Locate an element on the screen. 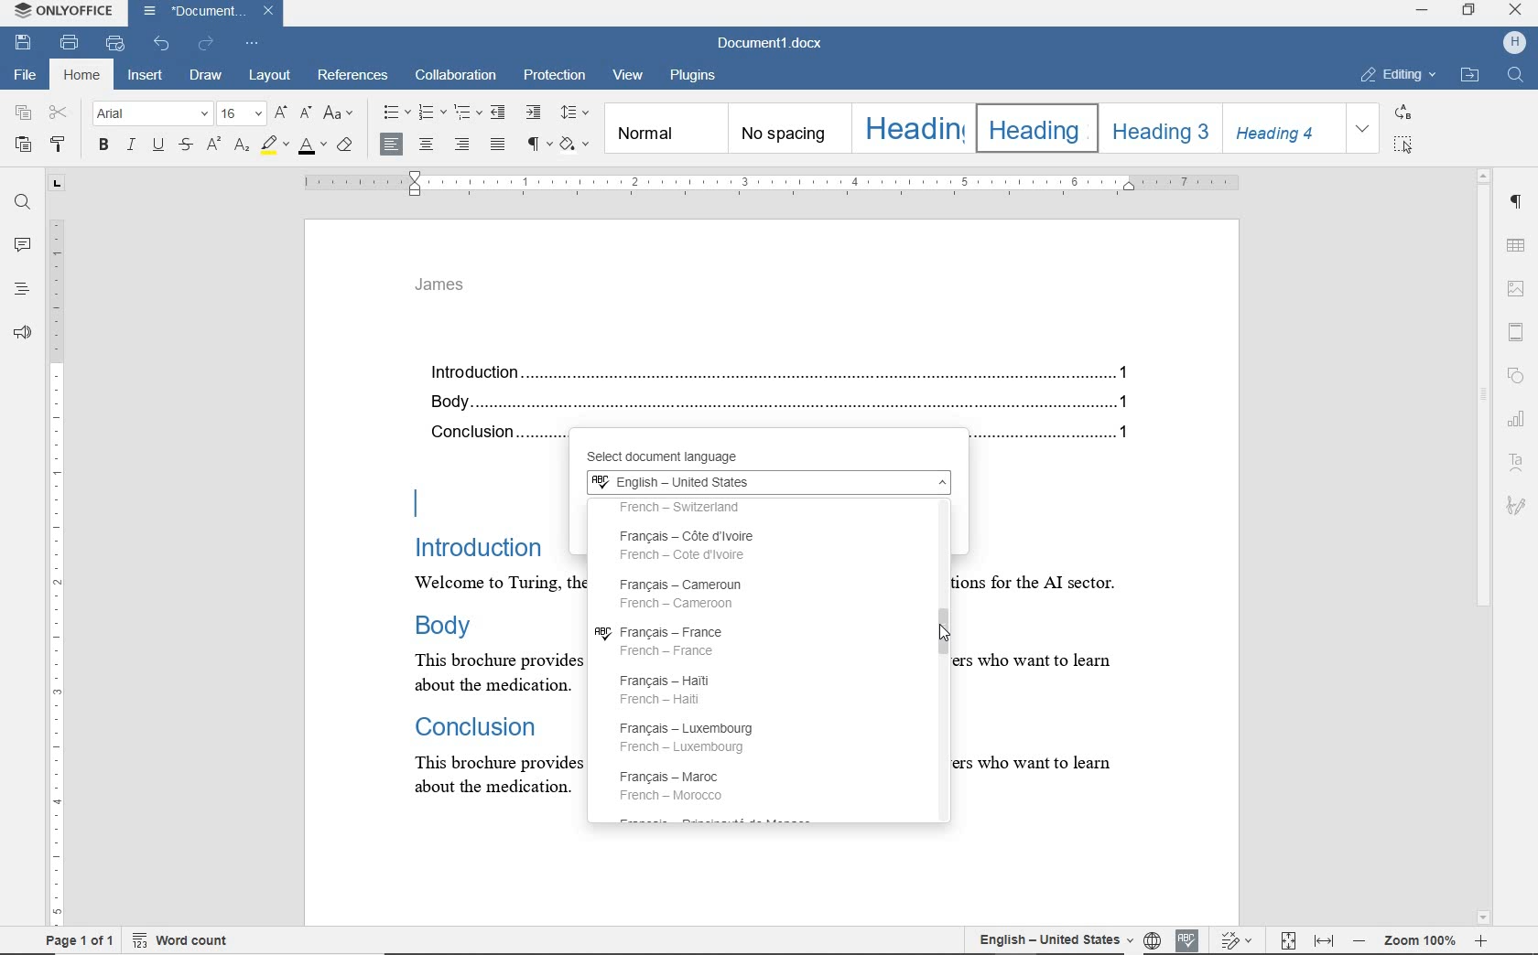 This screenshot has width=1538, height=955. font color is located at coordinates (314, 144).